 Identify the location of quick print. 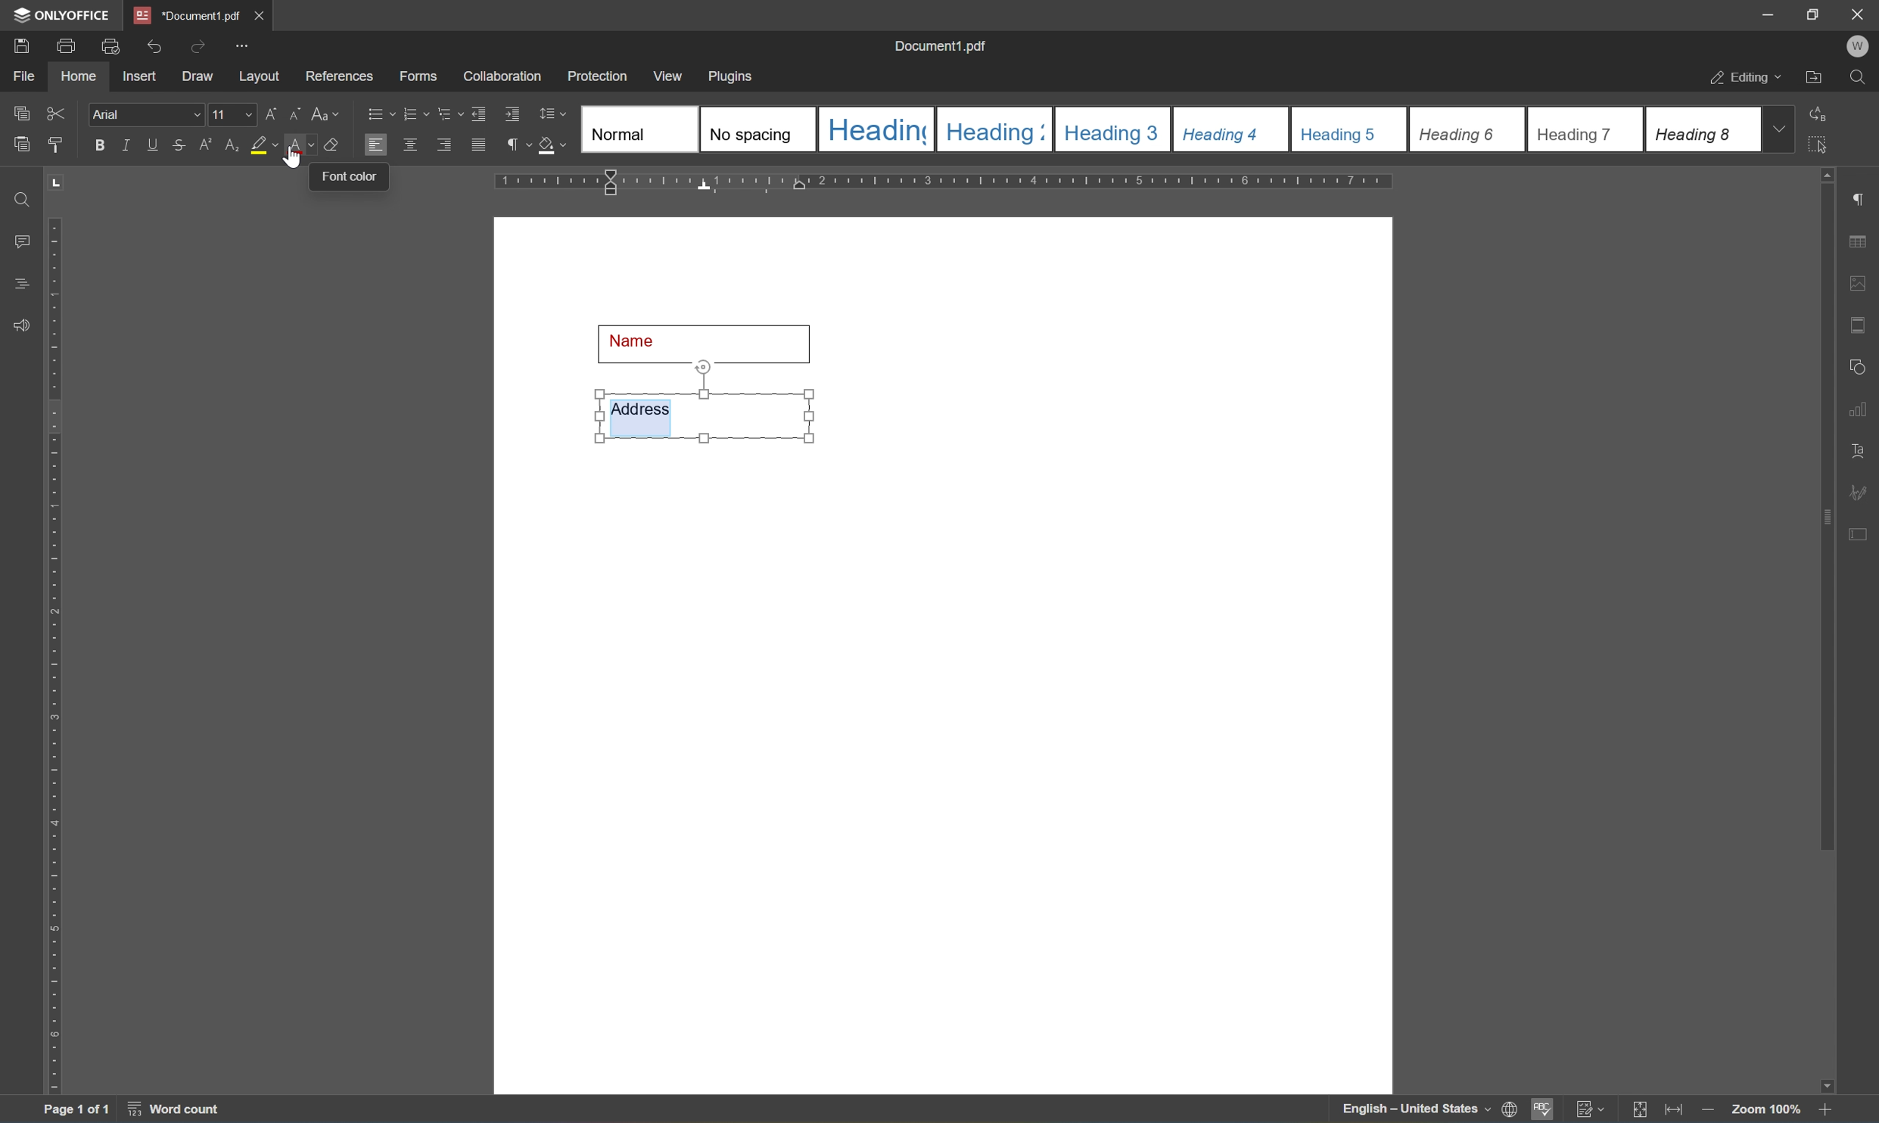
(107, 45).